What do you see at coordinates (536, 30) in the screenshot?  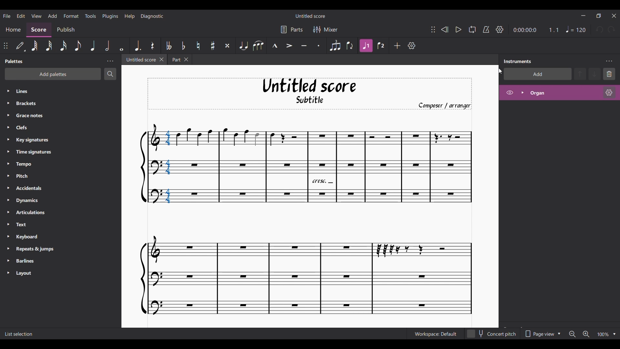 I see `Current ratio and duration` at bounding box center [536, 30].